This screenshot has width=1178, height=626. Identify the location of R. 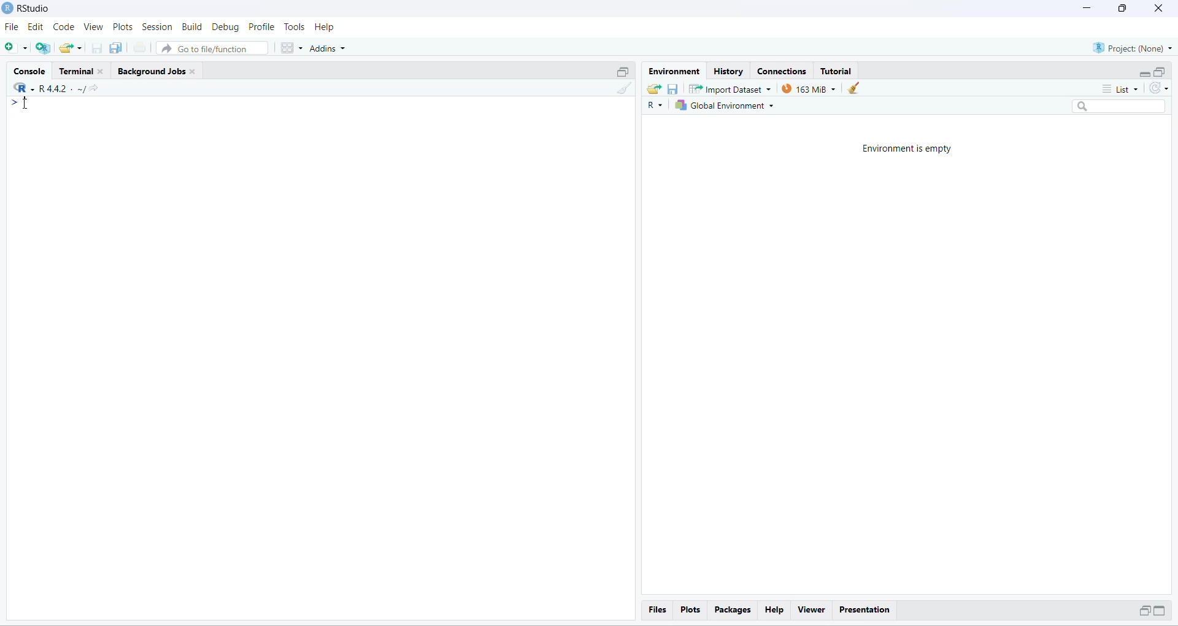
(654, 106).